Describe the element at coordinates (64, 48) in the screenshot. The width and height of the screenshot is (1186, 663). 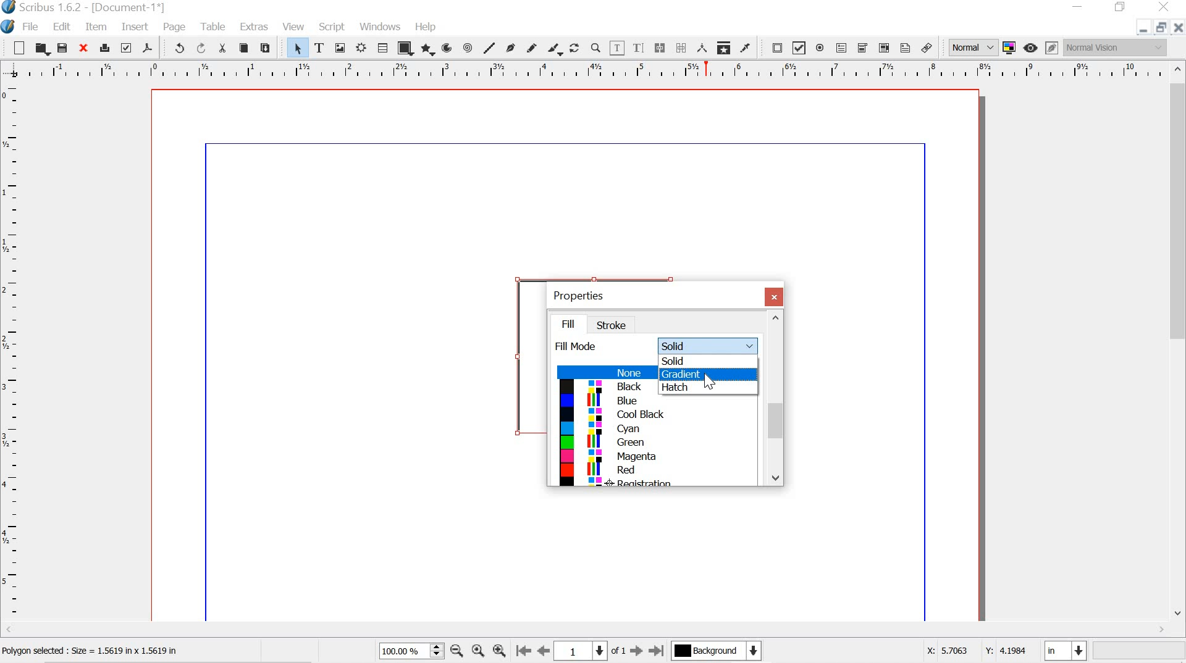
I see `save` at that location.